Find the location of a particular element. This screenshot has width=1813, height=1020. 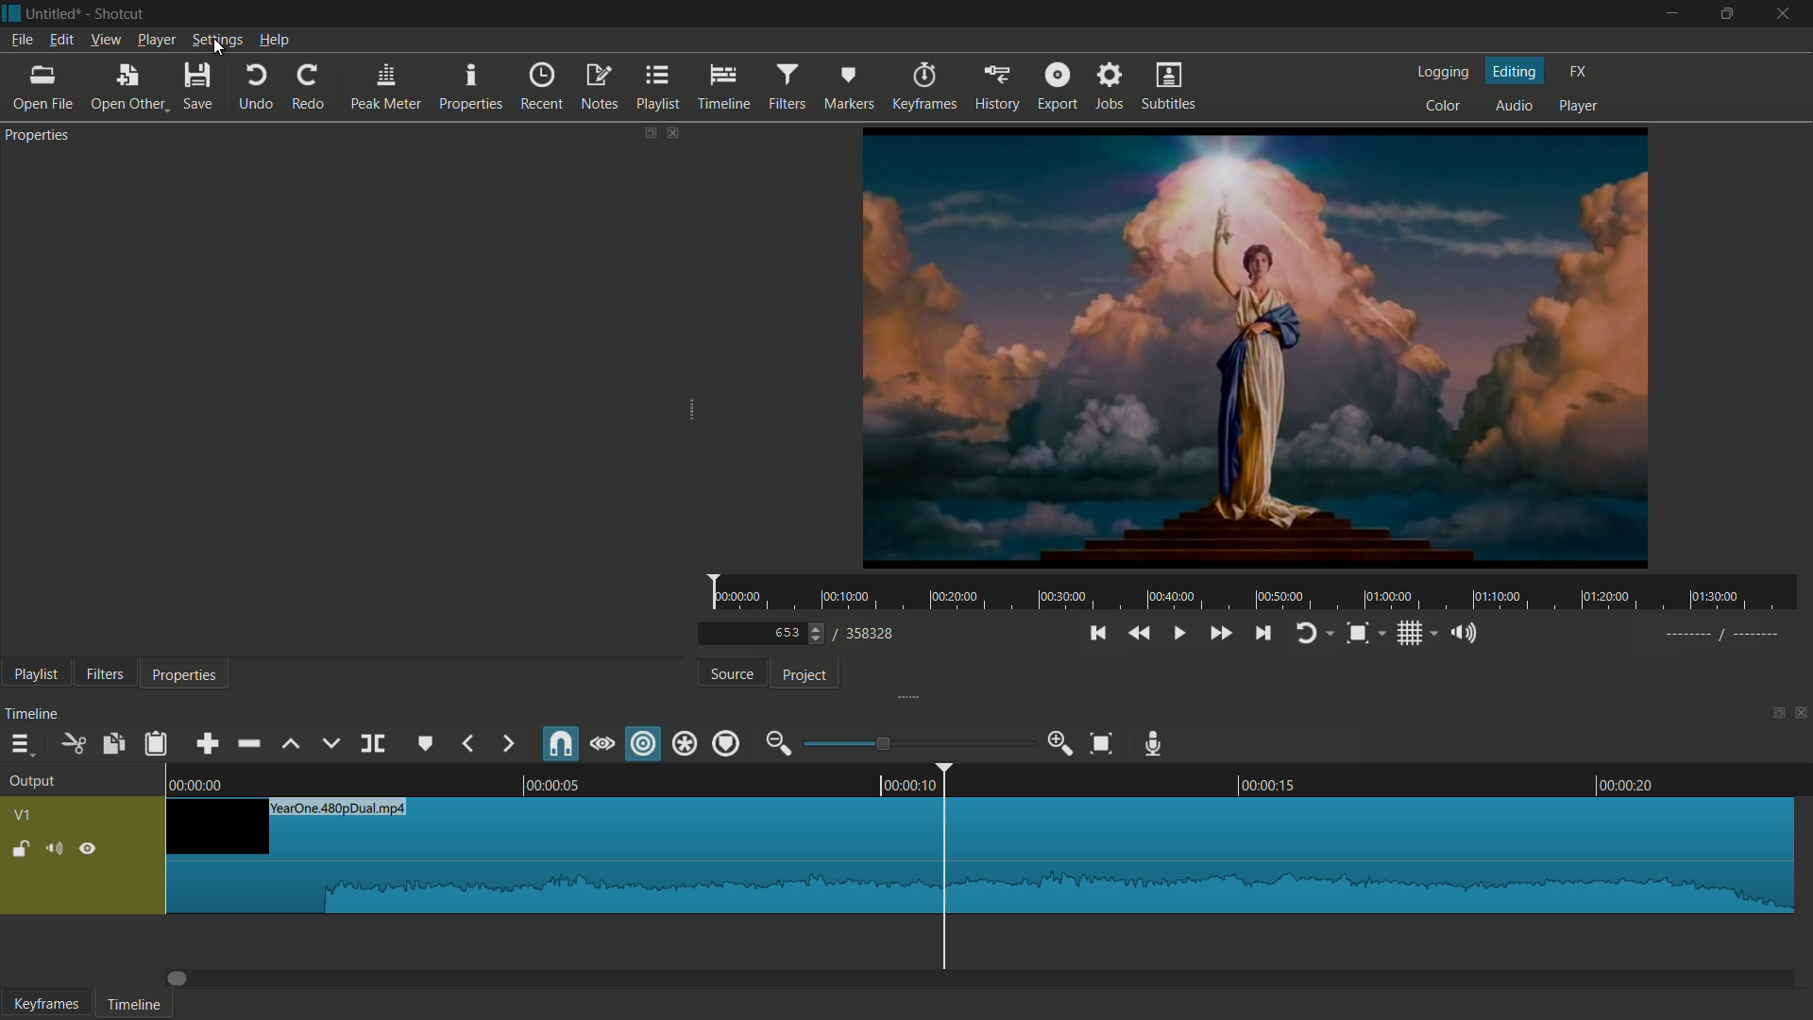

skip to the next point is located at coordinates (1262, 633).